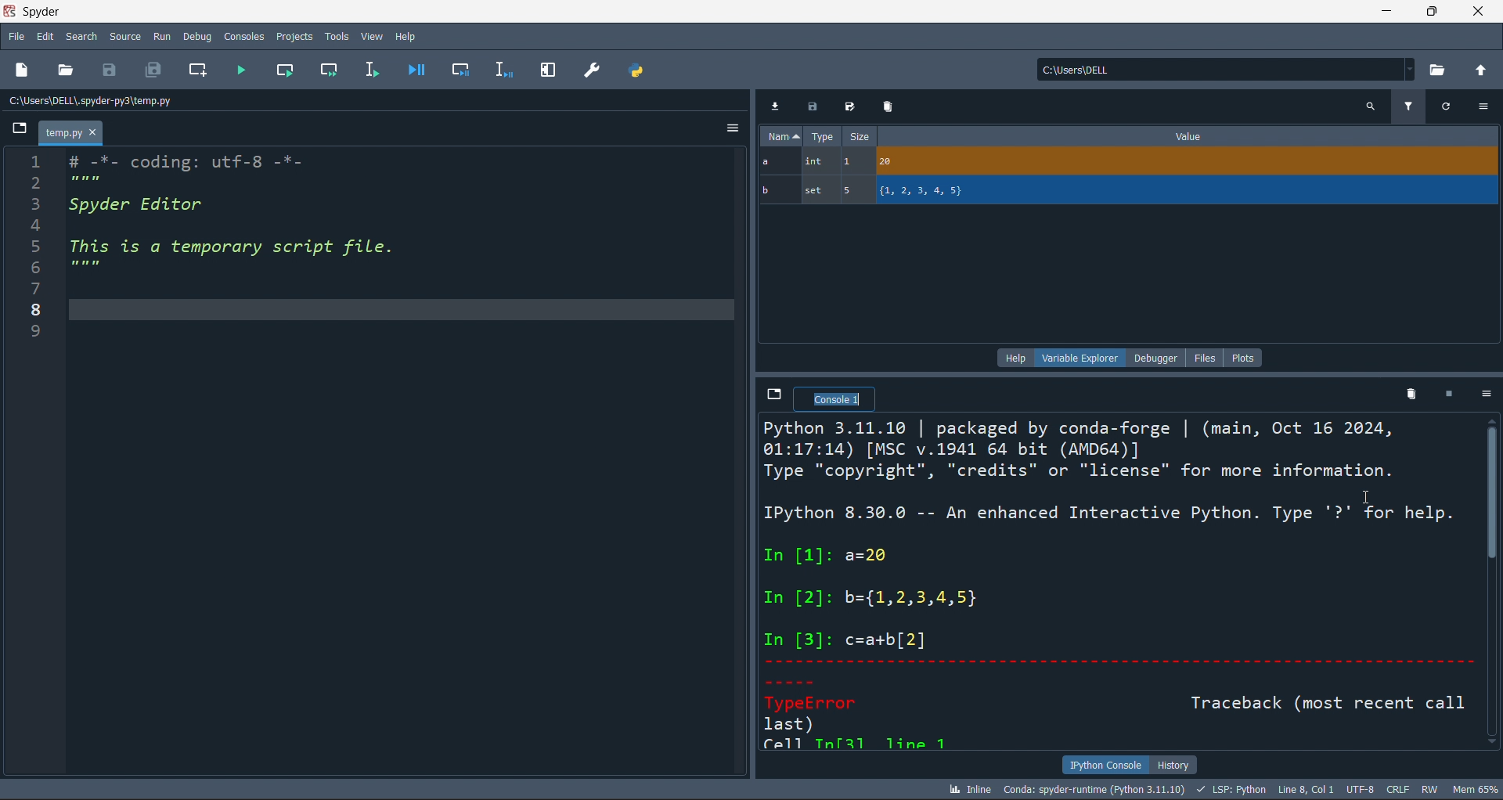 The width and height of the screenshot is (1503, 800). What do you see at coordinates (291, 71) in the screenshot?
I see `run cell` at bounding box center [291, 71].